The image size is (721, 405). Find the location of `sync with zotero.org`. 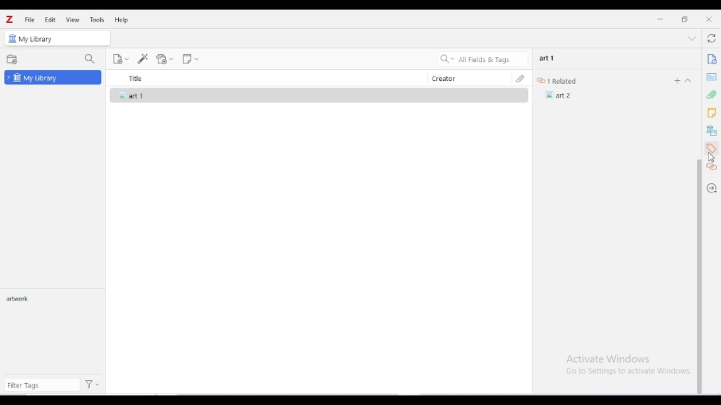

sync with zotero.org is located at coordinates (711, 39).